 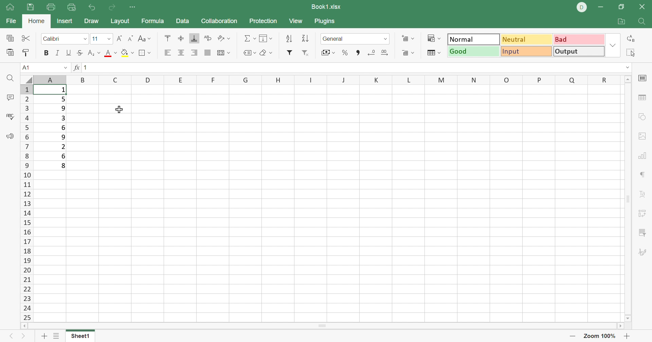 I want to click on Image settings, so click(x=643, y=136).